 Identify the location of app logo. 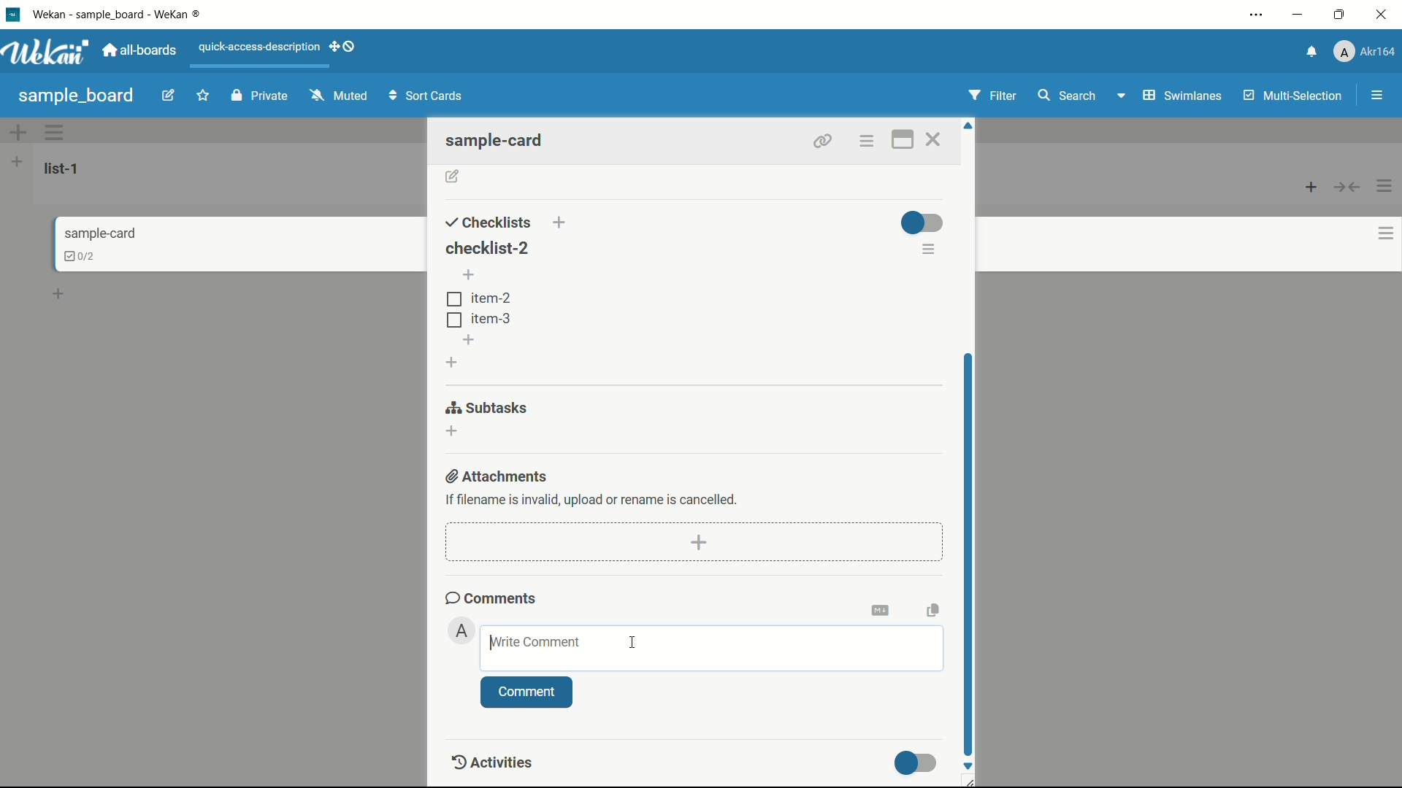
(50, 53).